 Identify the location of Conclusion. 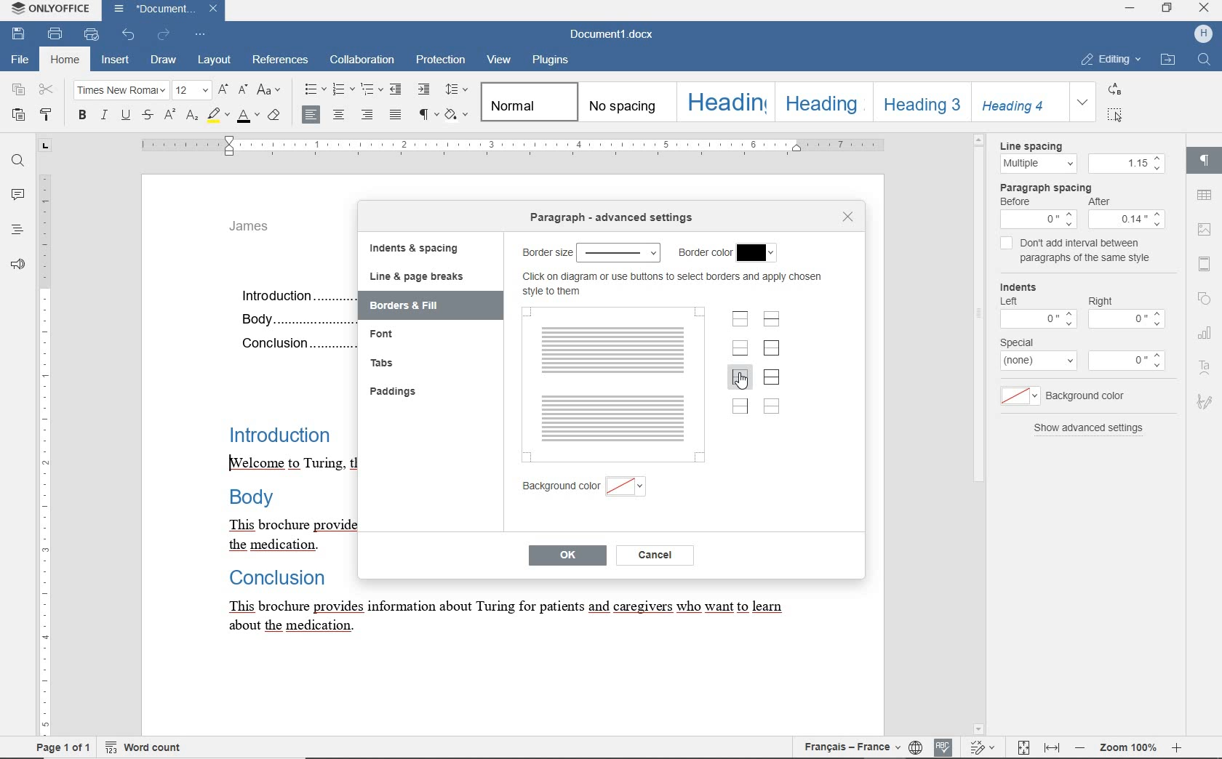
(295, 344).